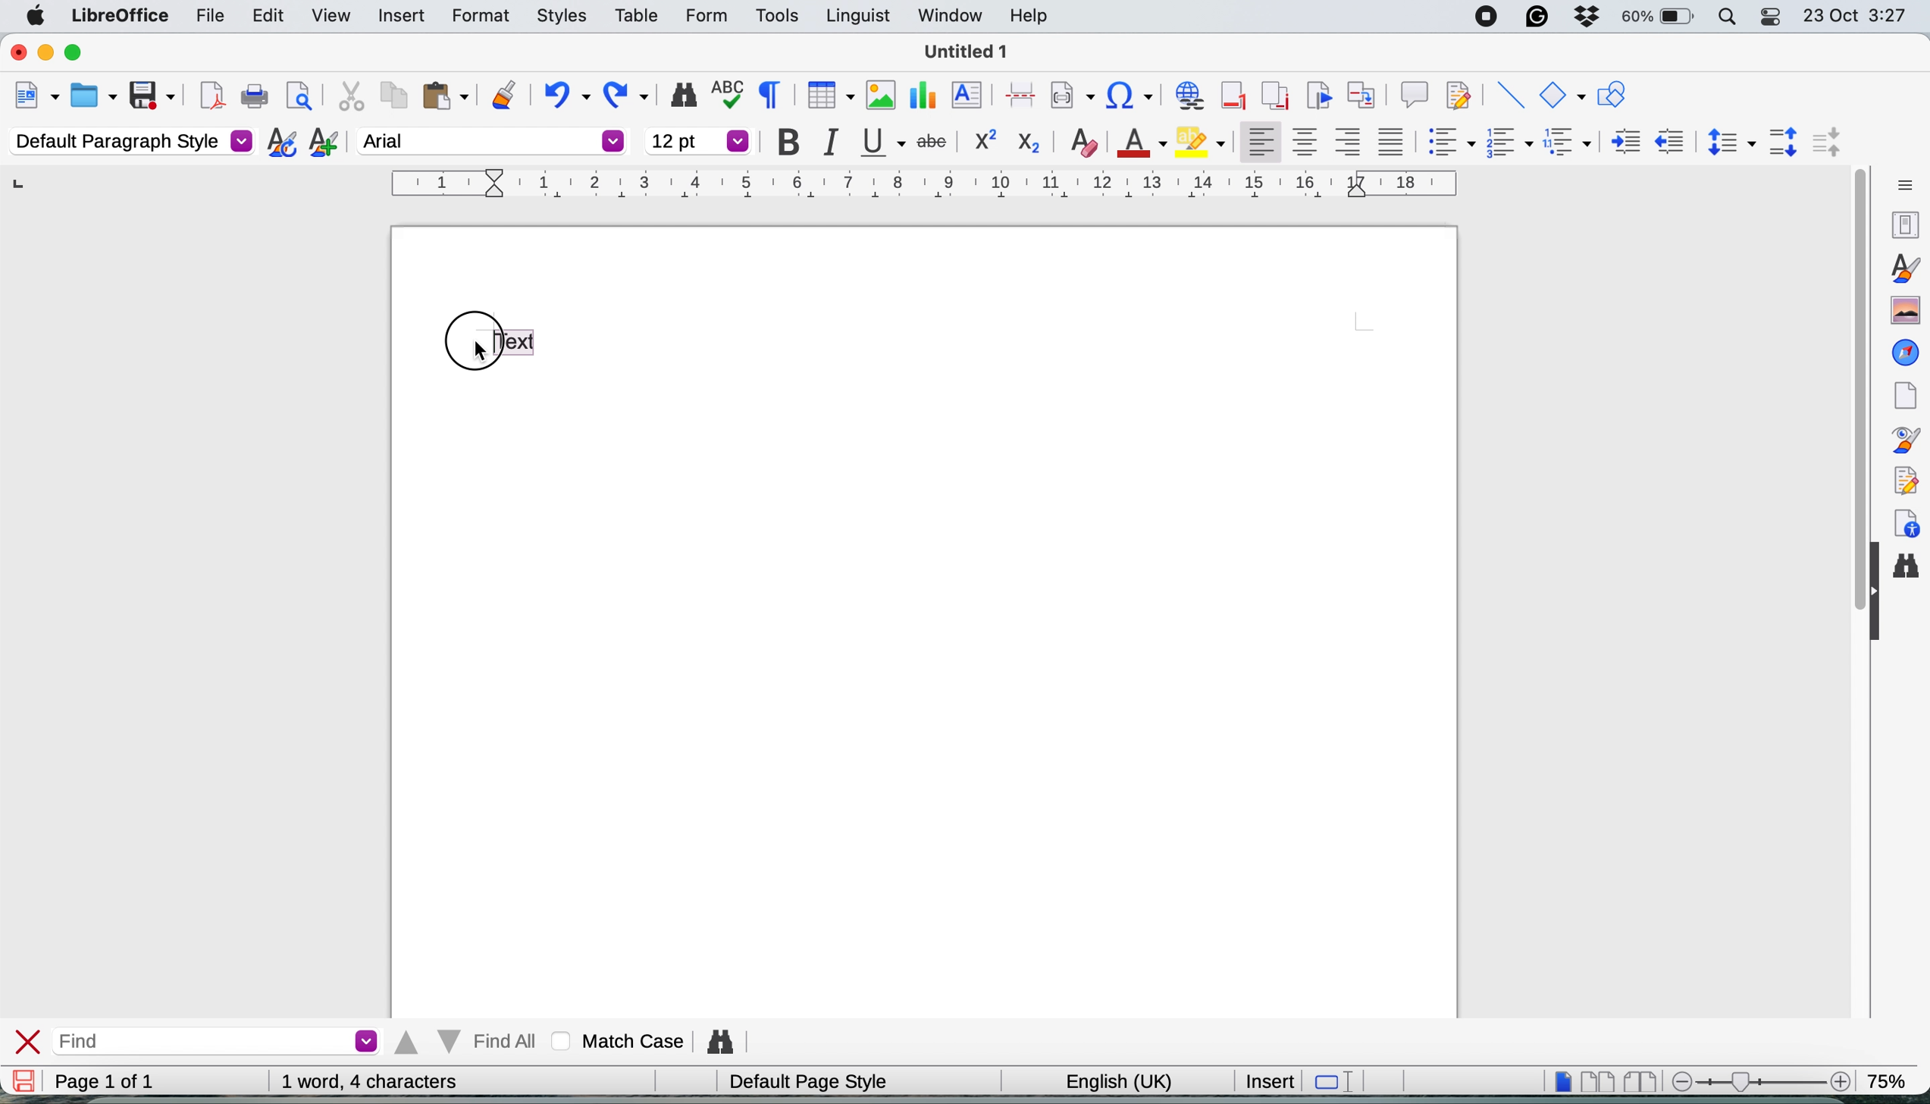 Image resolution: width=1930 pixels, height=1104 pixels. What do you see at coordinates (776, 17) in the screenshot?
I see `tools` at bounding box center [776, 17].